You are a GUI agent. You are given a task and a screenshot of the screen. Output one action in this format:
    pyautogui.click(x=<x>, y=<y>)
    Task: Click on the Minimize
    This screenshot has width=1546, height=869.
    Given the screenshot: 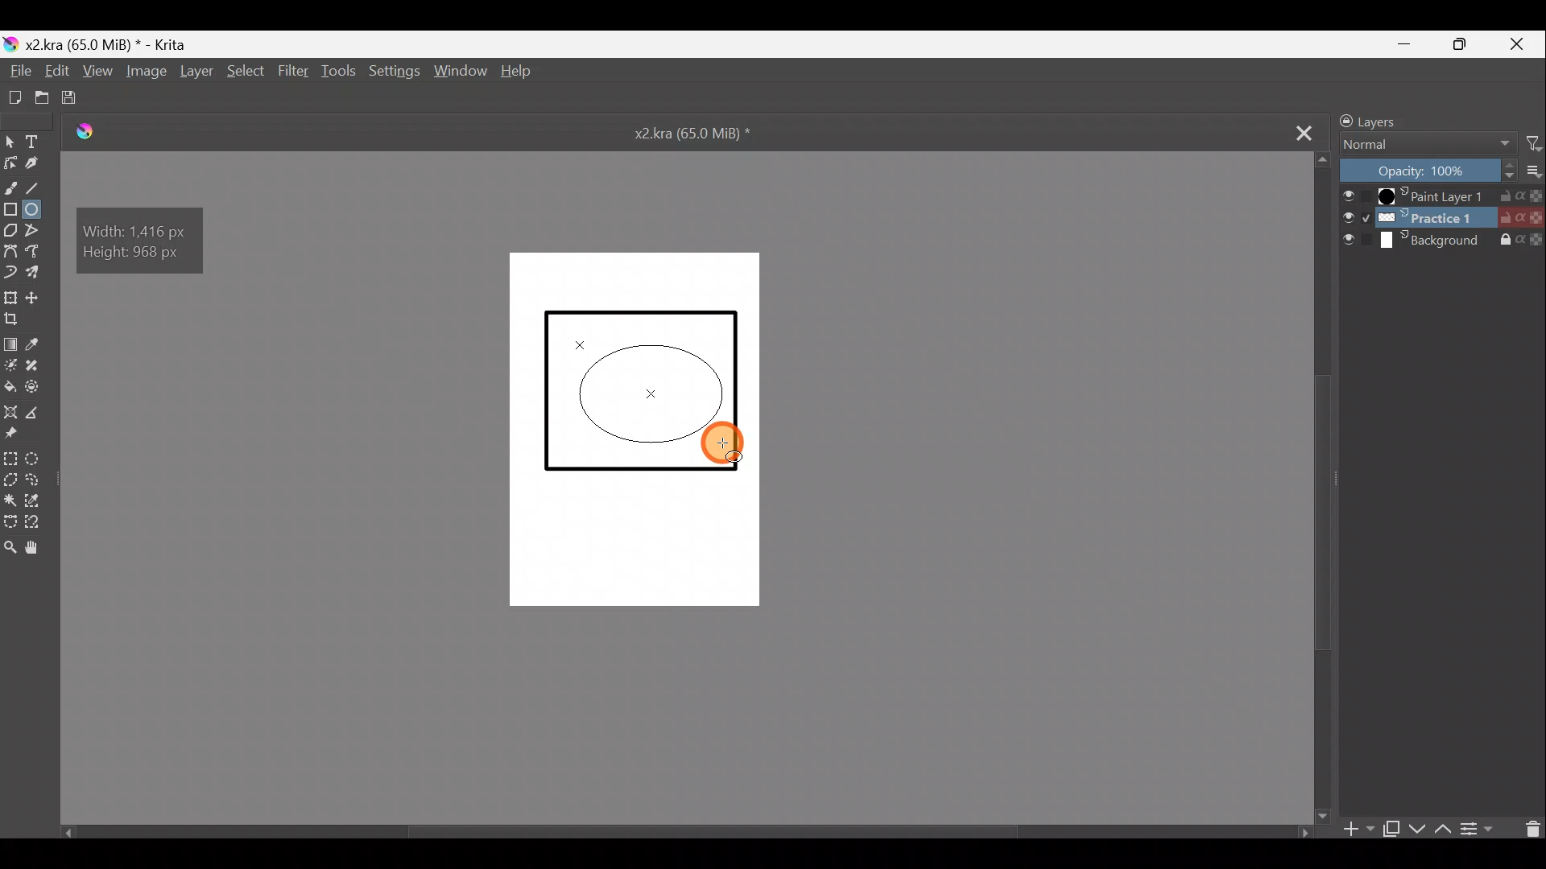 What is the action you would take?
    pyautogui.click(x=1415, y=44)
    